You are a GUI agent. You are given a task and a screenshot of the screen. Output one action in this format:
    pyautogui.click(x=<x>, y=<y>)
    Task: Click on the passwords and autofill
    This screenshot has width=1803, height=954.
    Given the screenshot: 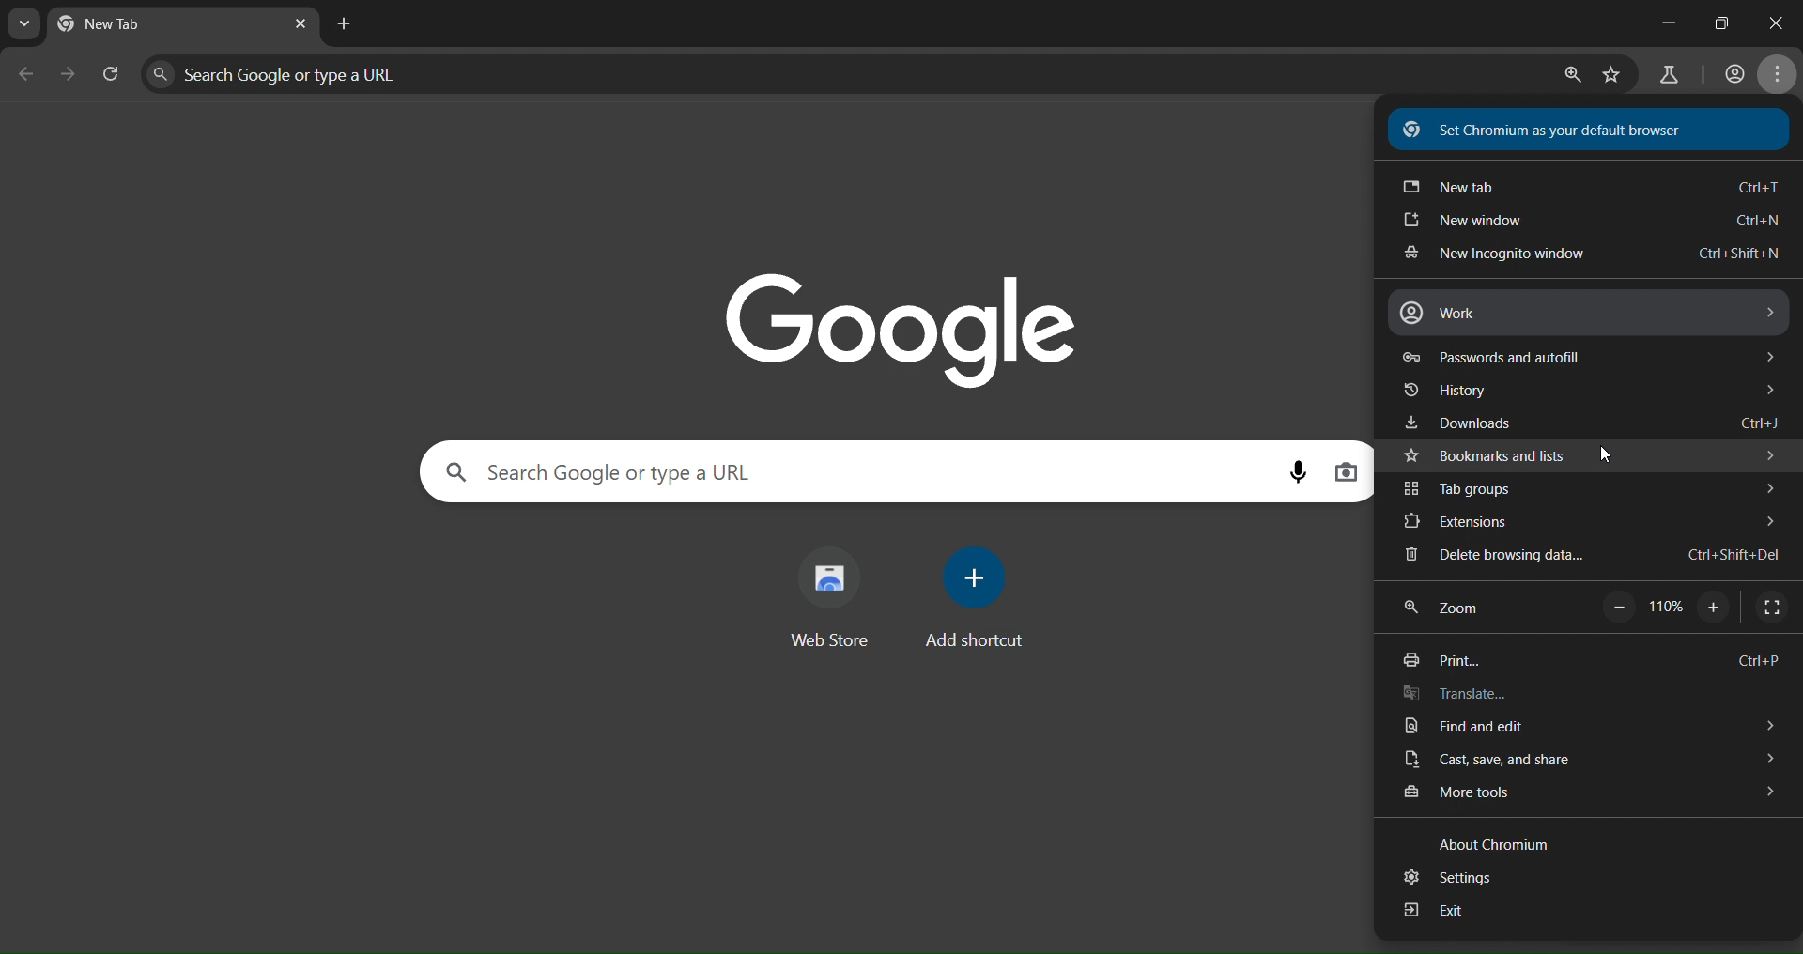 What is the action you would take?
    pyautogui.click(x=1591, y=359)
    